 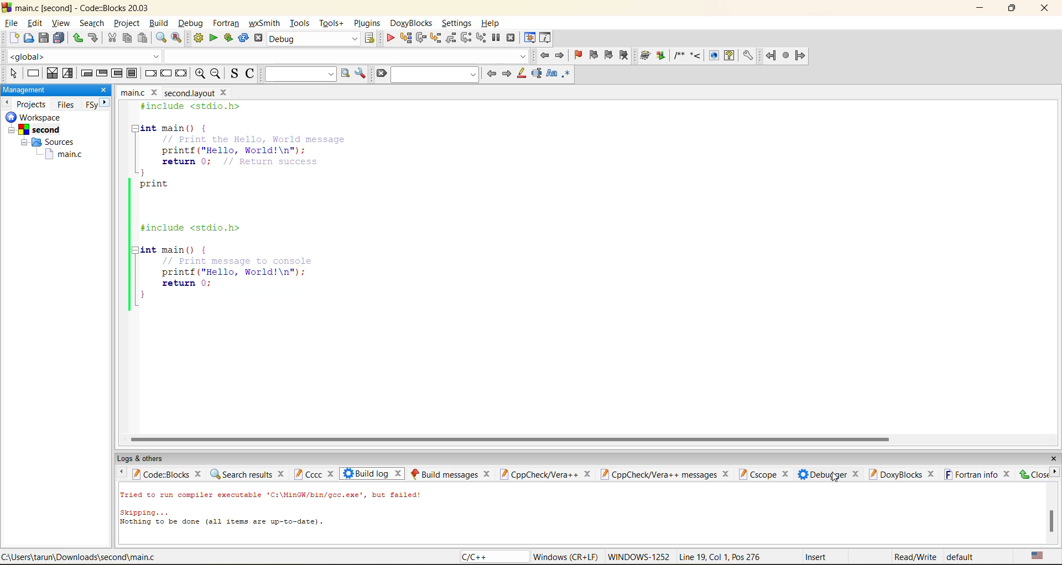 What do you see at coordinates (214, 39) in the screenshot?
I see `run` at bounding box center [214, 39].